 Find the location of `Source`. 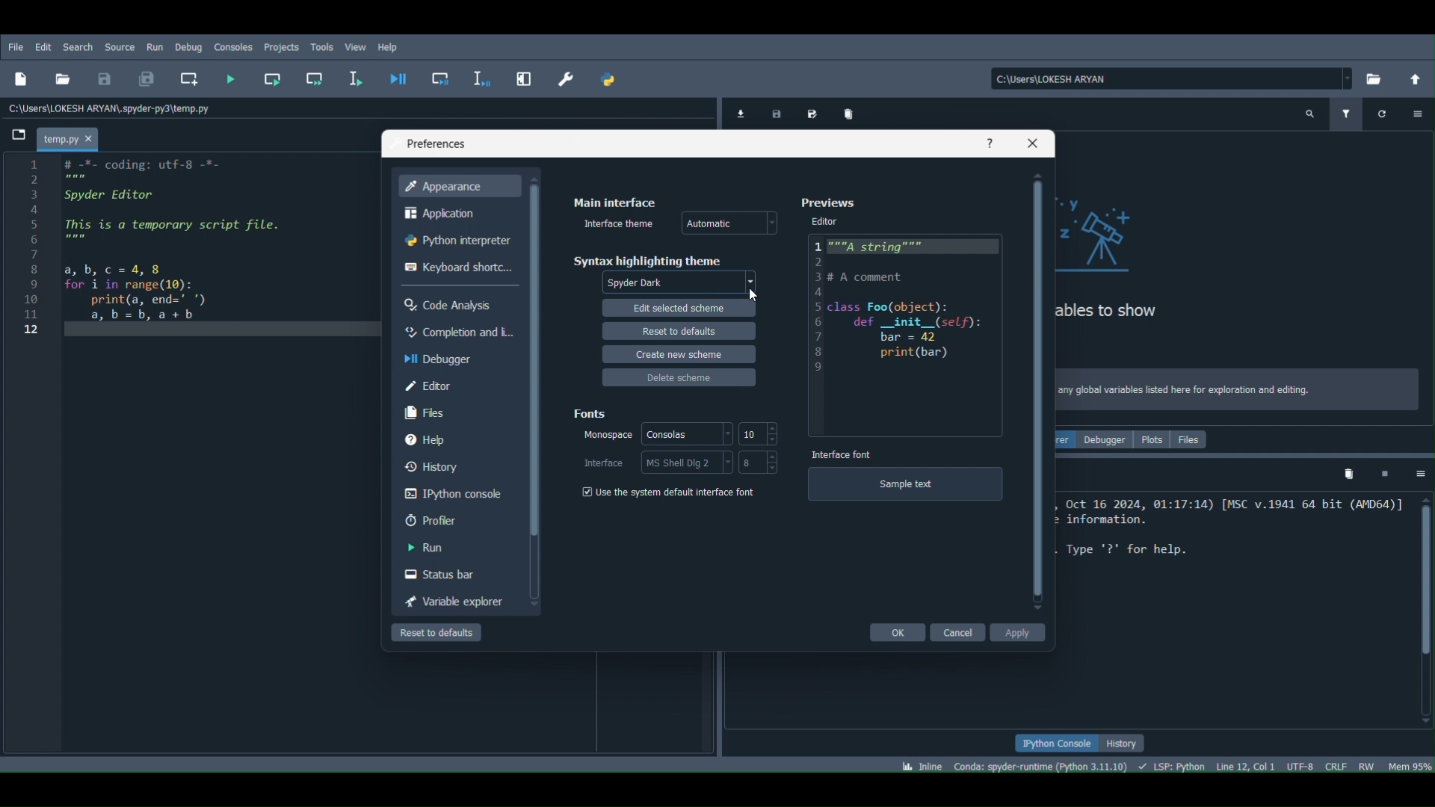

Source is located at coordinates (122, 46).